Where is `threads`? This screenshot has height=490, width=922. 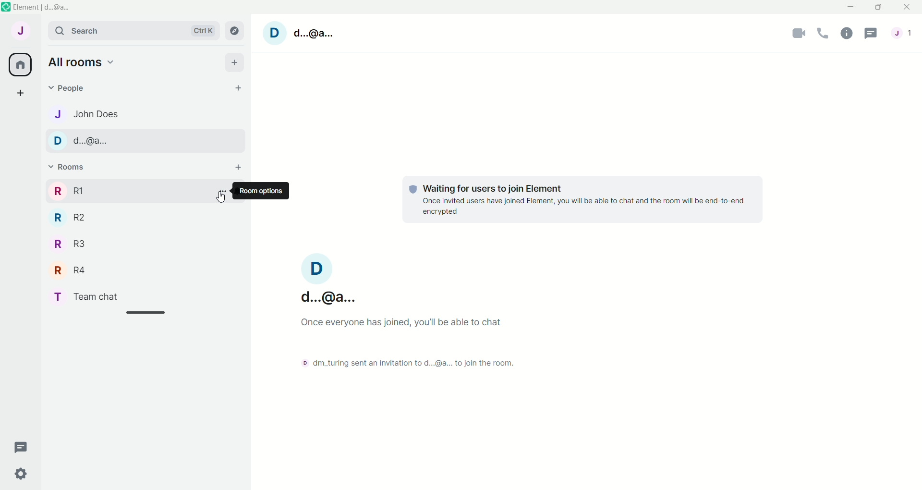 threads is located at coordinates (18, 446).